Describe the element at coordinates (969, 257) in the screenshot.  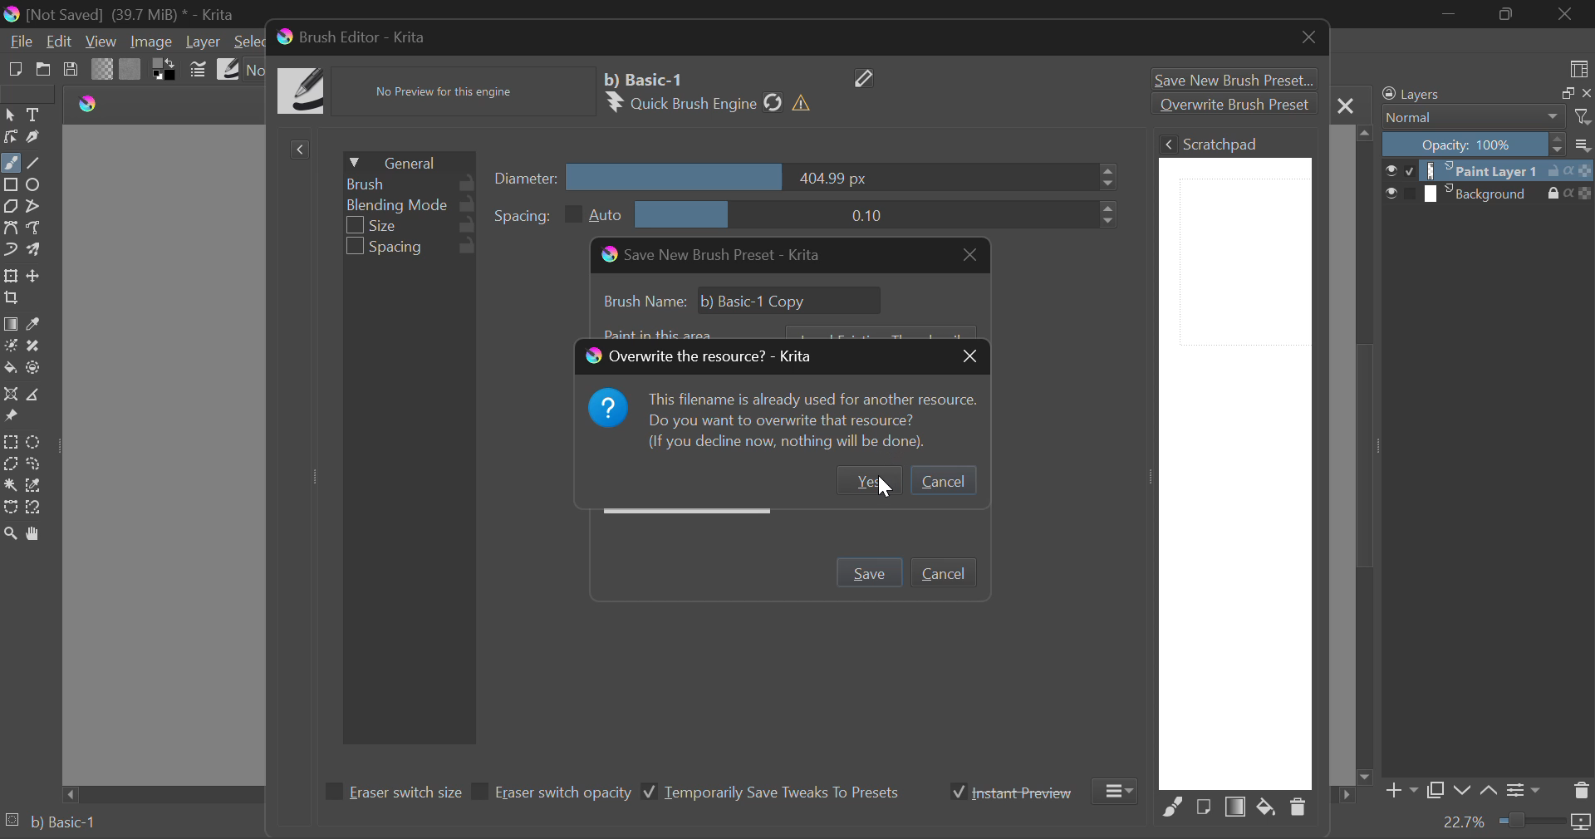
I see `Close` at that location.